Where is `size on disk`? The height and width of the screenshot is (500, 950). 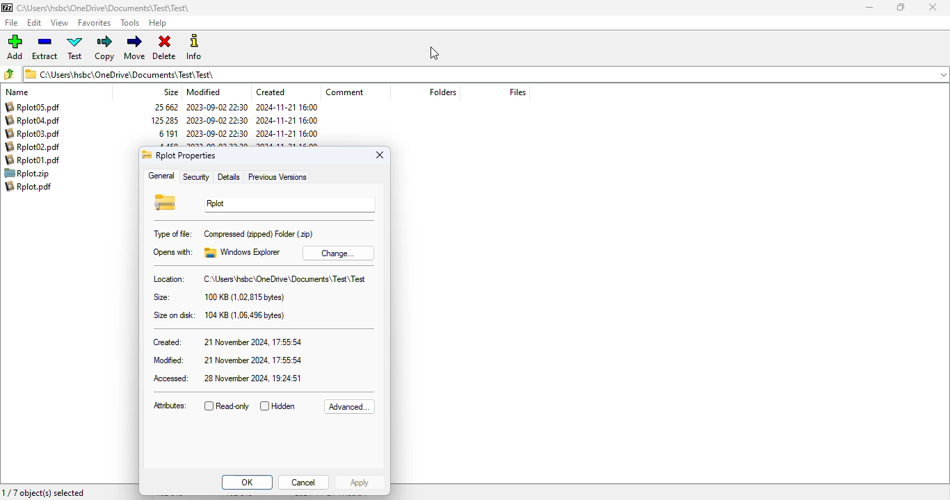
size on disk is located at coordinates (173, 315).